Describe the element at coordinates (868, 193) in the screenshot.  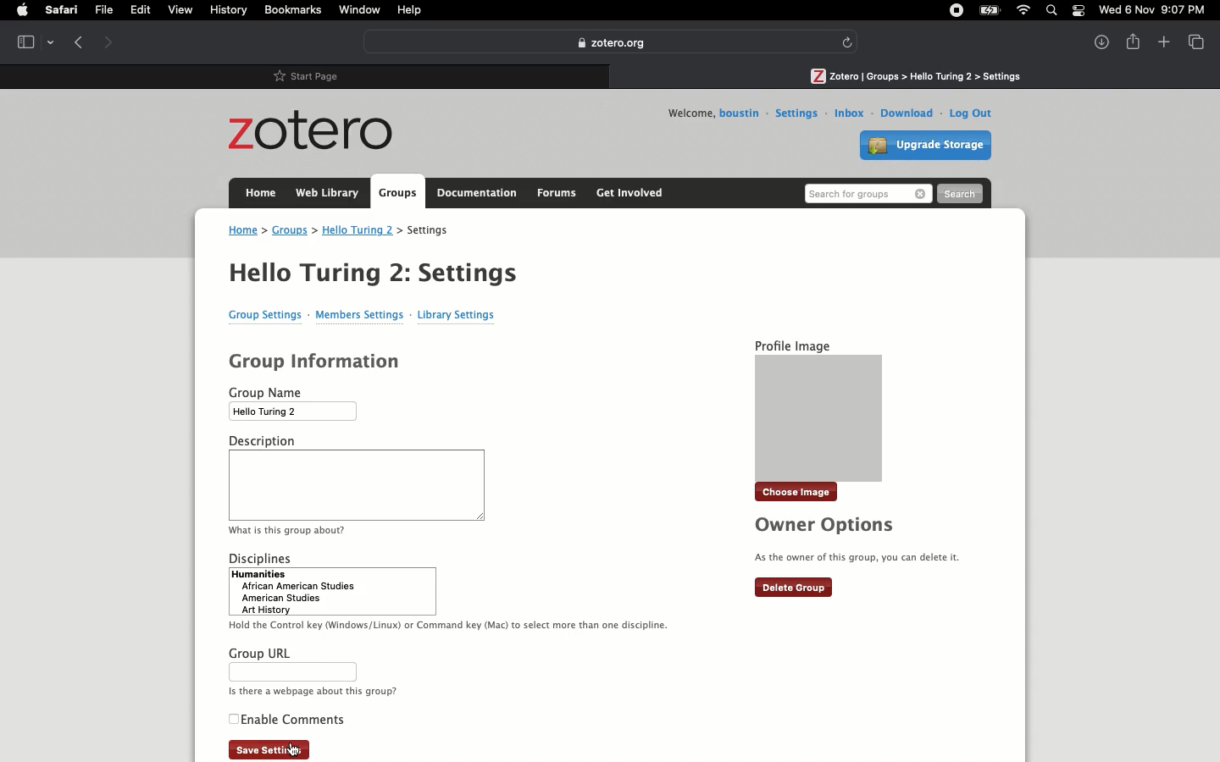
I see `Search` at that location.